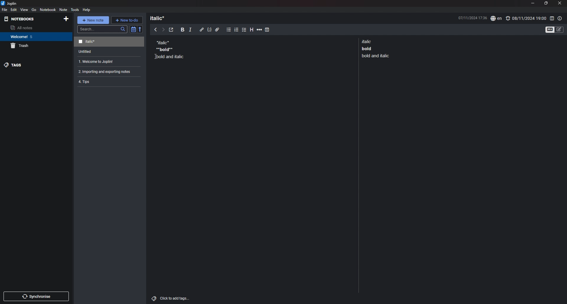  I want to click on sync, so click(37, 296).